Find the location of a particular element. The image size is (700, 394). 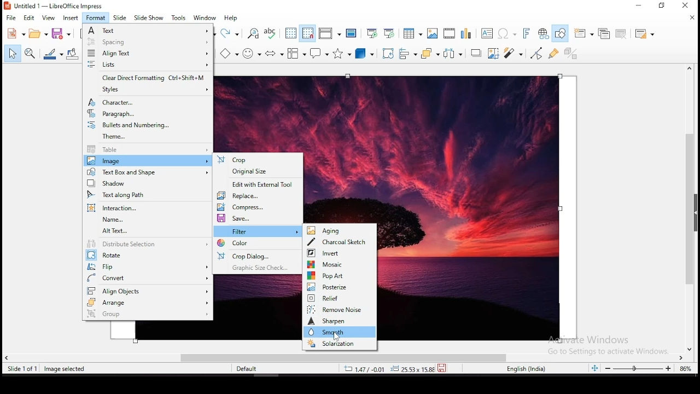

color is located at coordinates (258, 244).